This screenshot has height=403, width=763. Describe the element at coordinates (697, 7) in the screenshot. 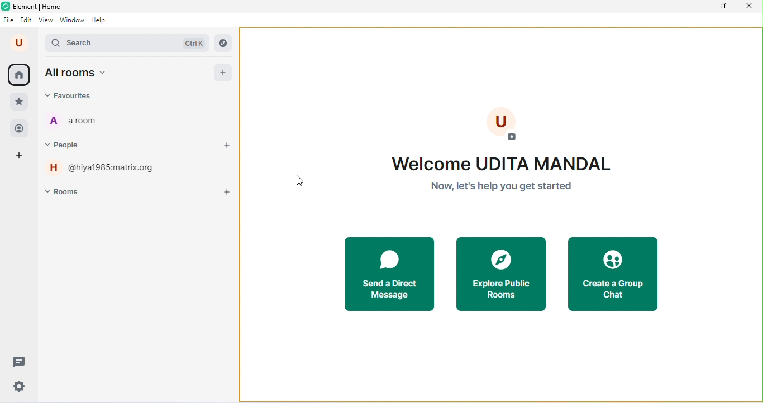

I see `minimize` at that location.